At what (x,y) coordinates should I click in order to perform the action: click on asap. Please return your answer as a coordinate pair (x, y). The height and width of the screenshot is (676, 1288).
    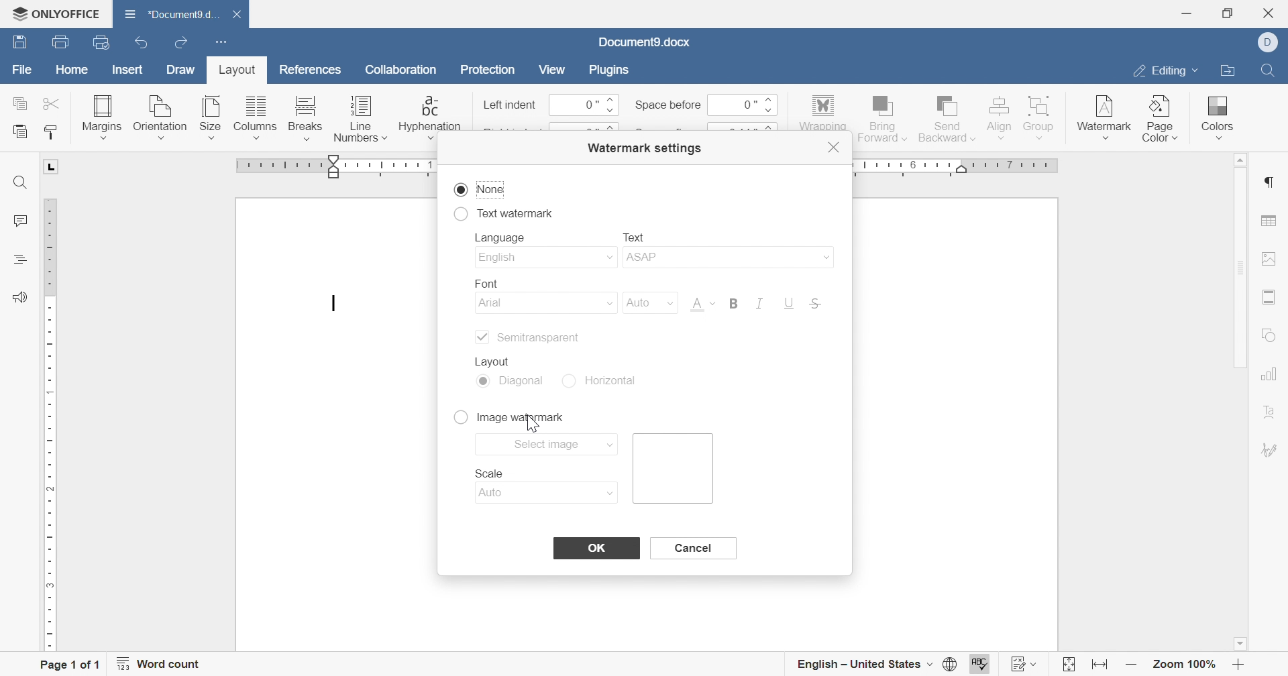
    Looking at the image, I should click on (727, 260).